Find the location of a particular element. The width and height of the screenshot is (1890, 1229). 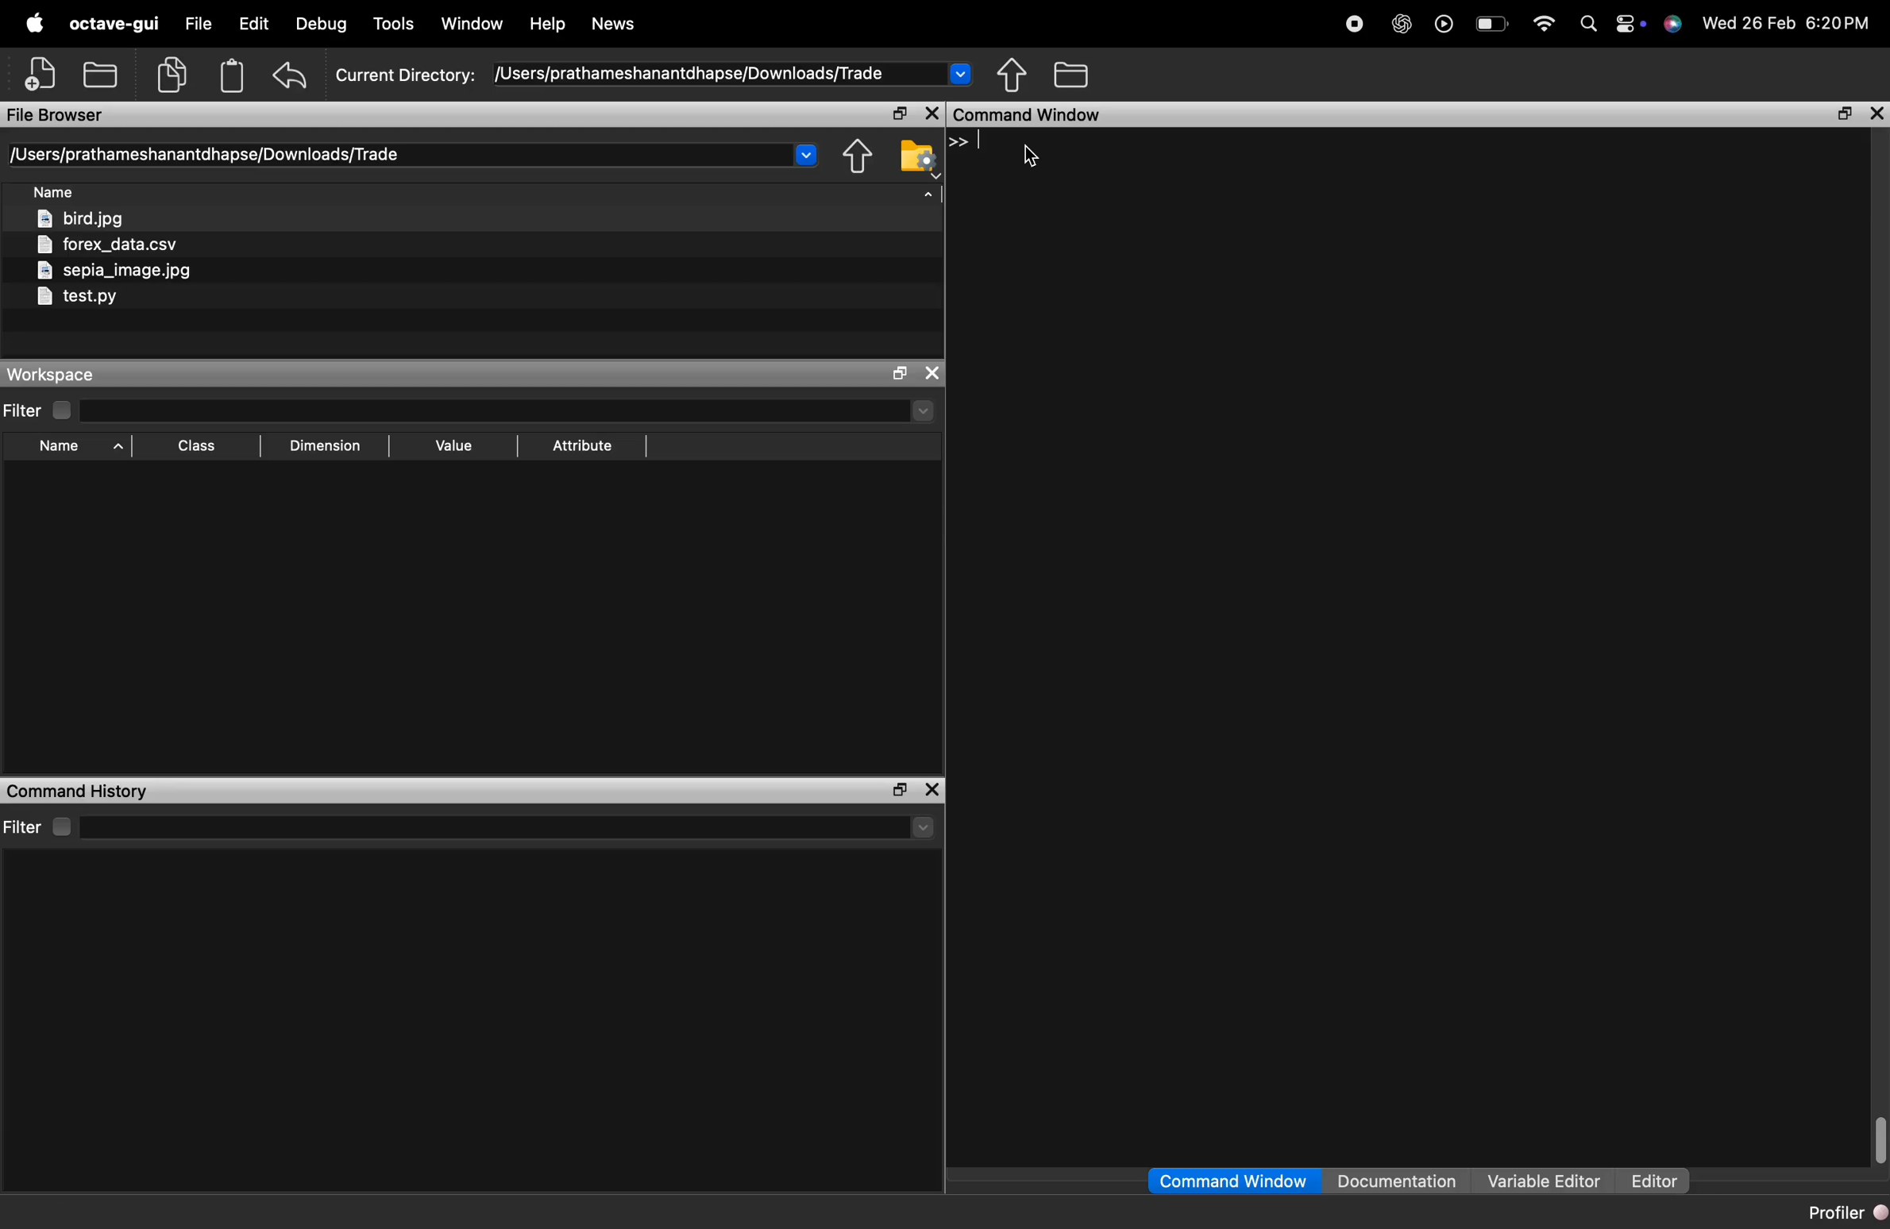

scroll bar is located at coordinates (1878, 1138).